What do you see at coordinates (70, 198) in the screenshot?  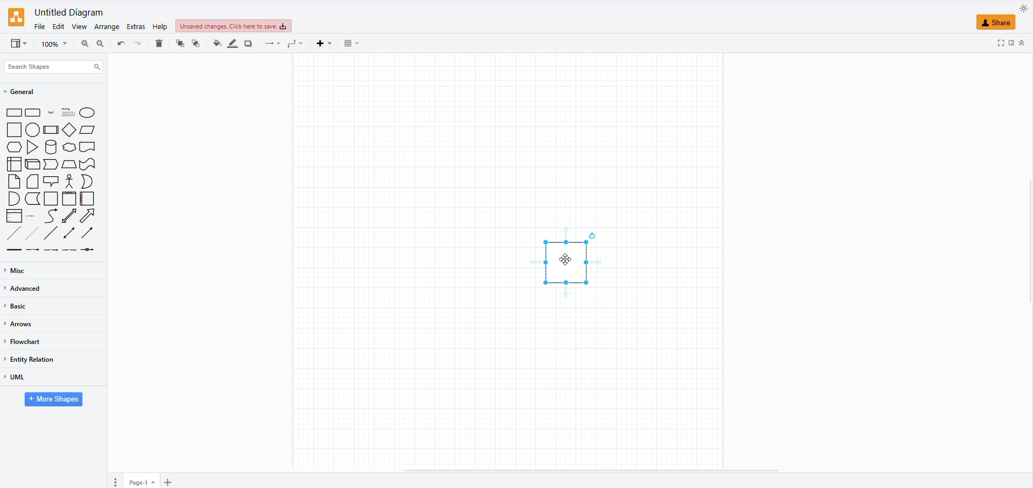 I see `vertical container` at bounding box center [70, 198].